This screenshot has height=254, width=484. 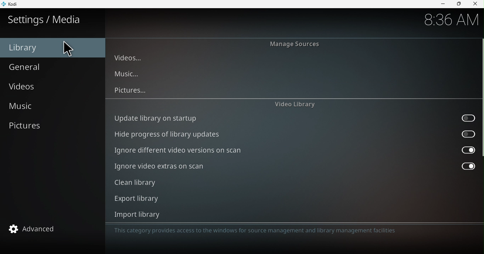 What do you see at coordinates (51, 48) in the screenshot?
I see `Library` at bounding box center [51, 48].